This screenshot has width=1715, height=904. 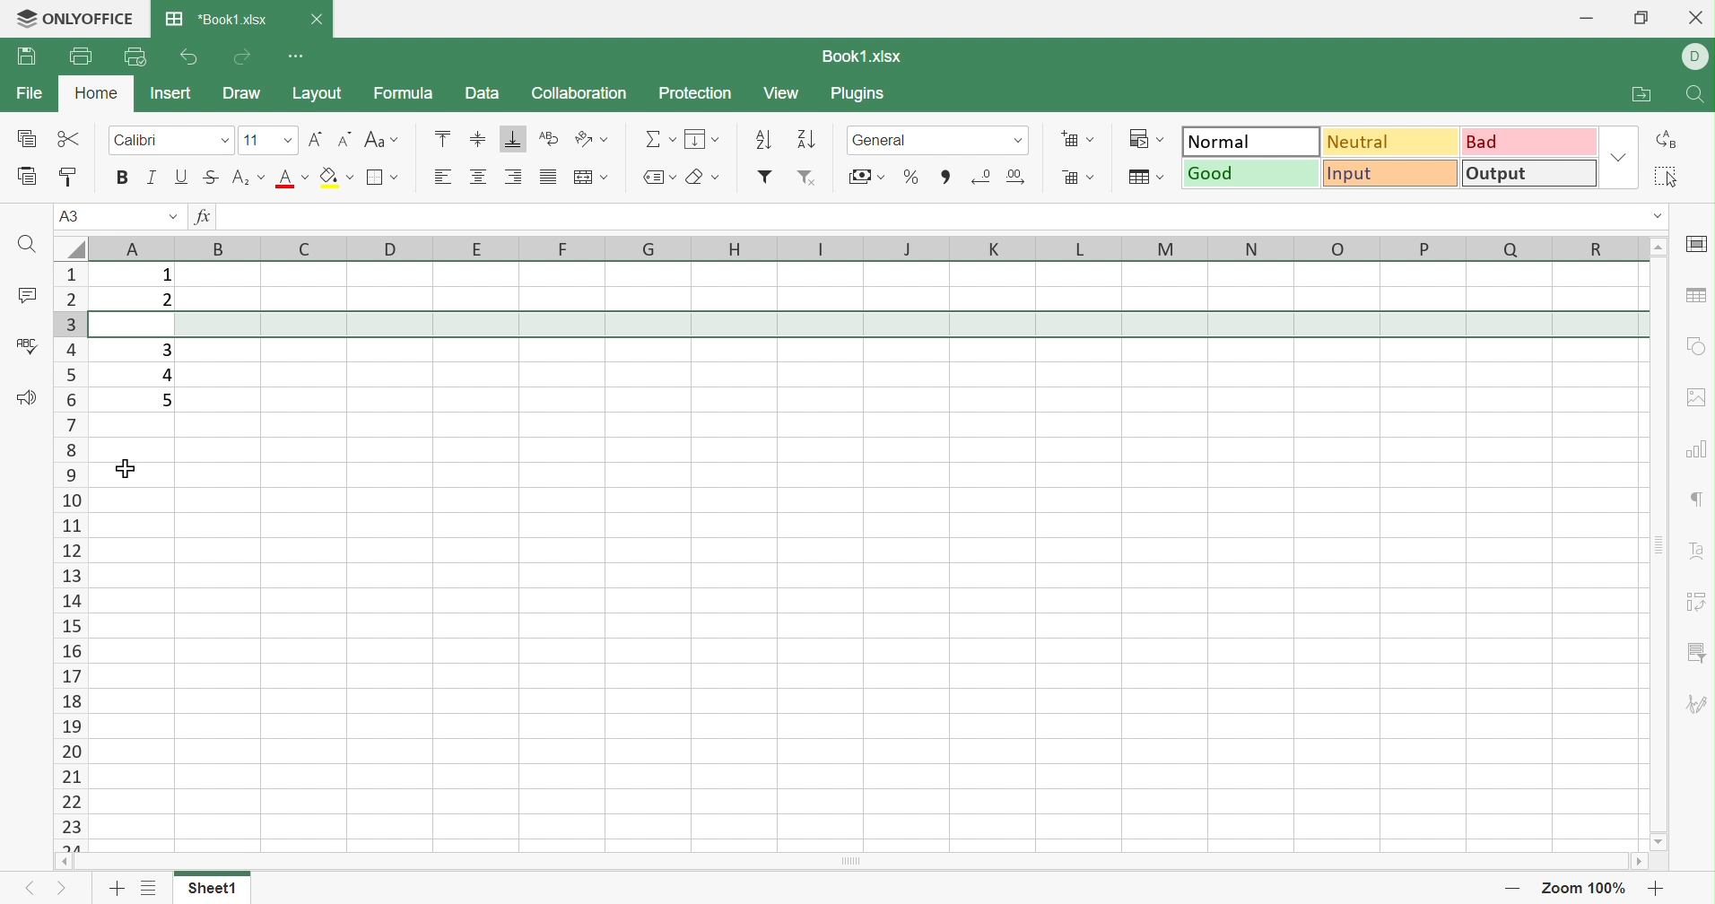 I want to click on Formula, so click(x=407, y=93).